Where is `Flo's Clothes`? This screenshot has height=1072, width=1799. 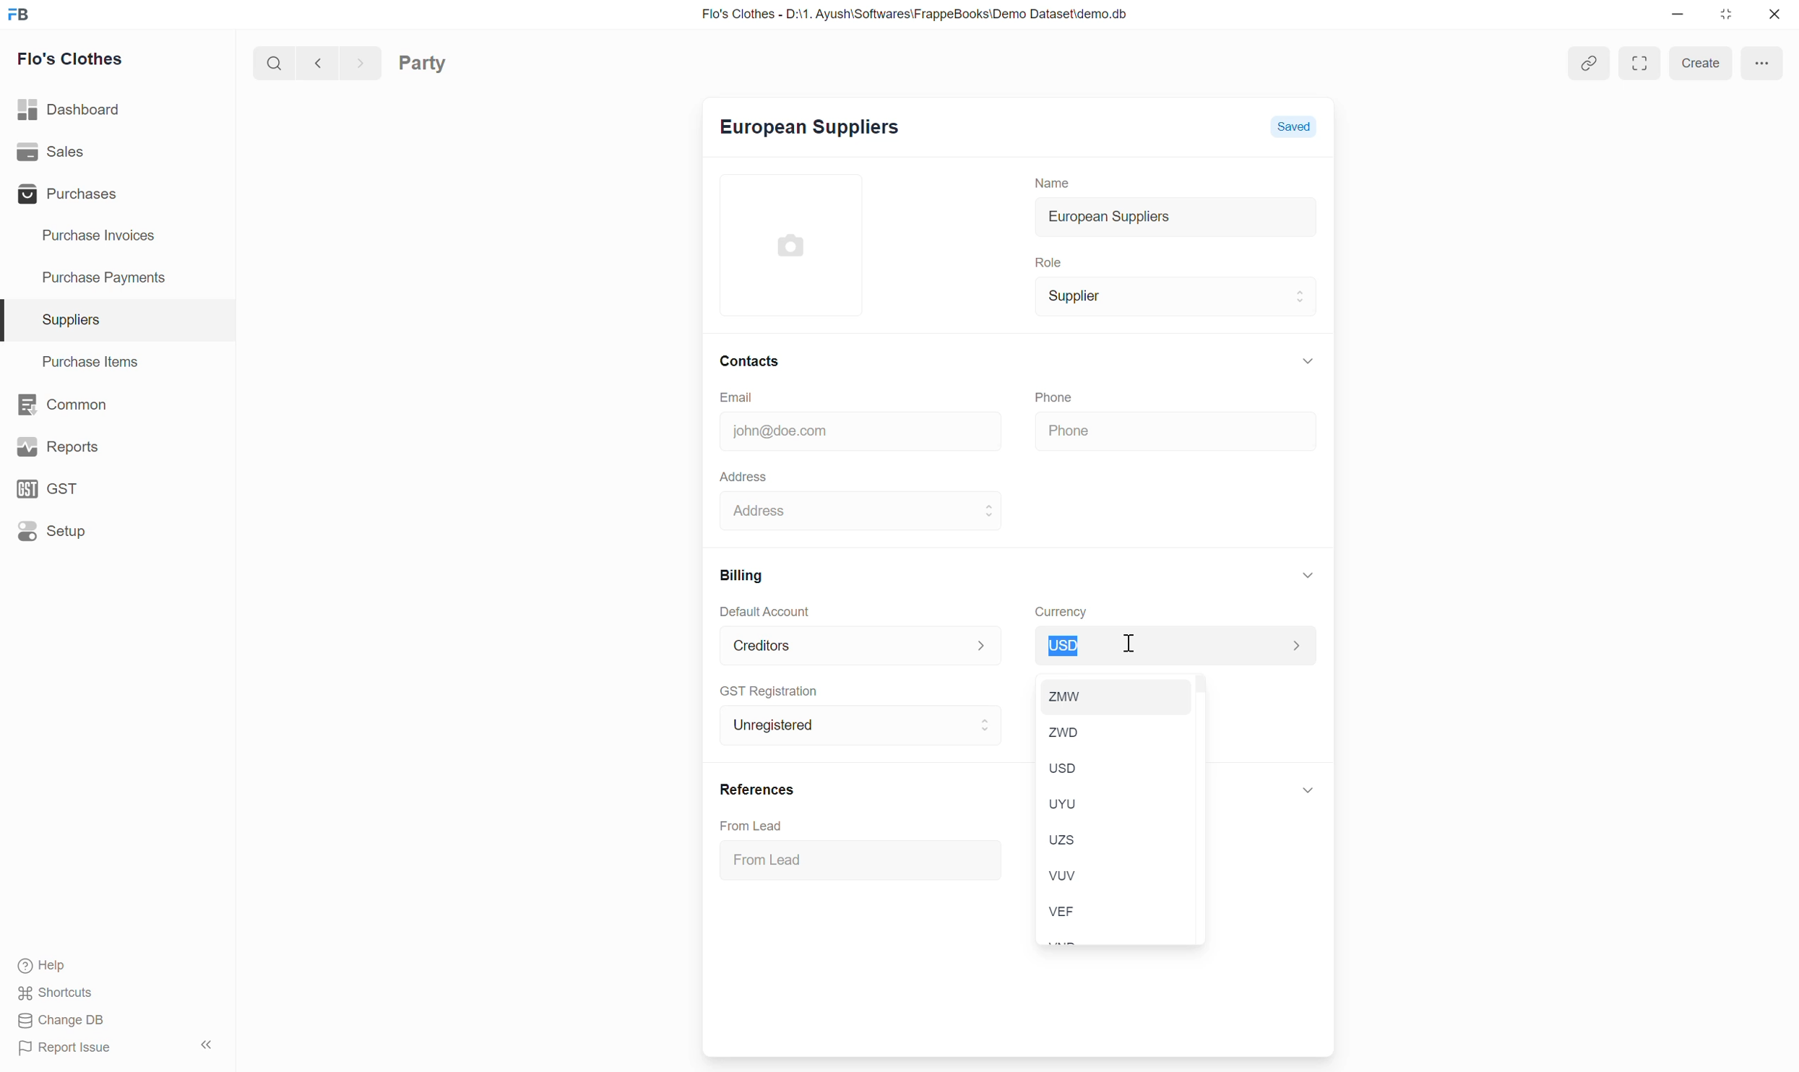 Flo's Clothes is located at coordinates (68, 59).